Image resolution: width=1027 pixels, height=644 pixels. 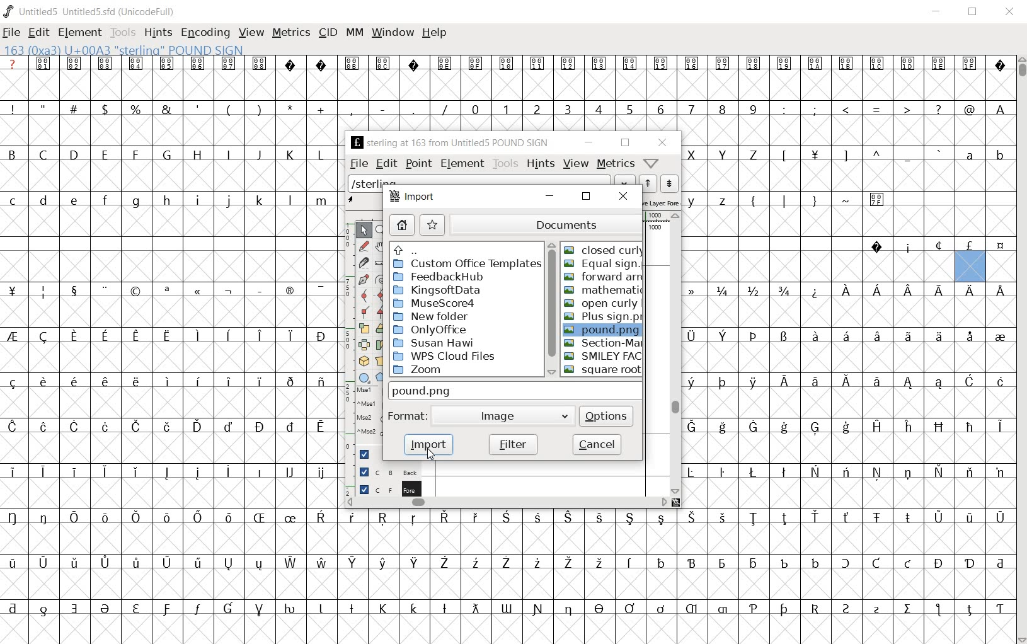 I want to click on Symbol, so click(x=844, y=336).